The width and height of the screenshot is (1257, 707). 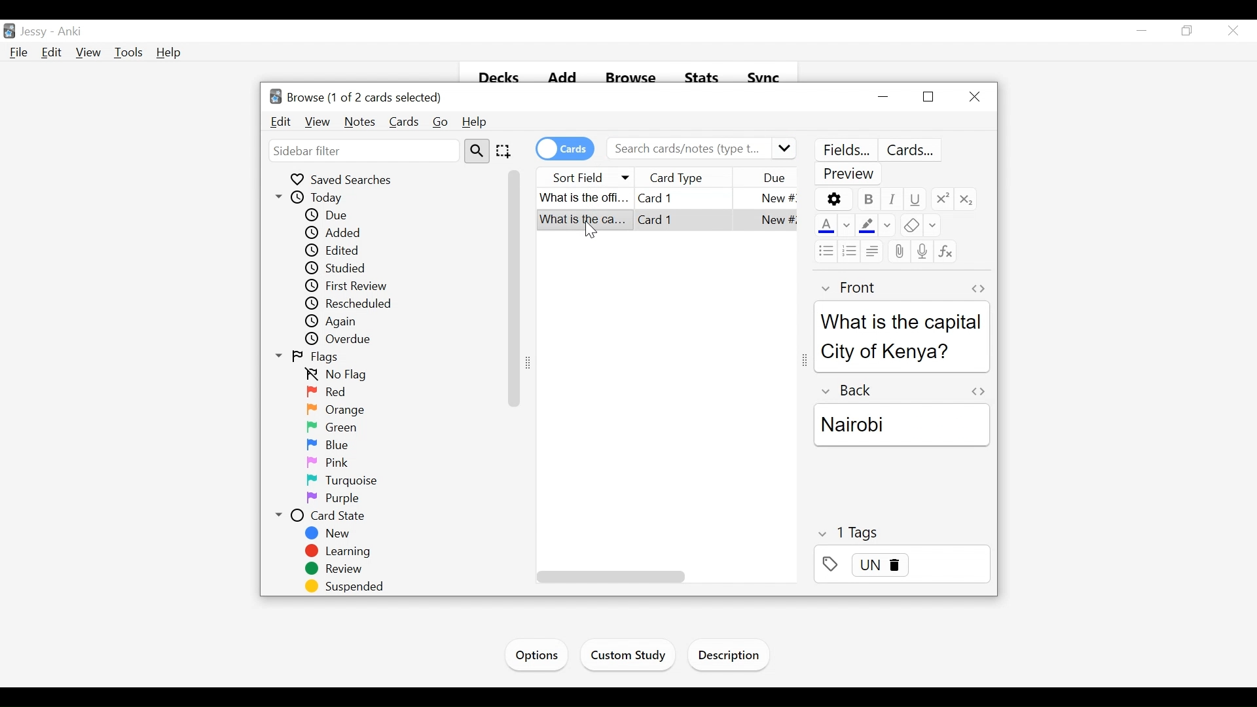 I want to click on Sync, so click(x=765, y=79).